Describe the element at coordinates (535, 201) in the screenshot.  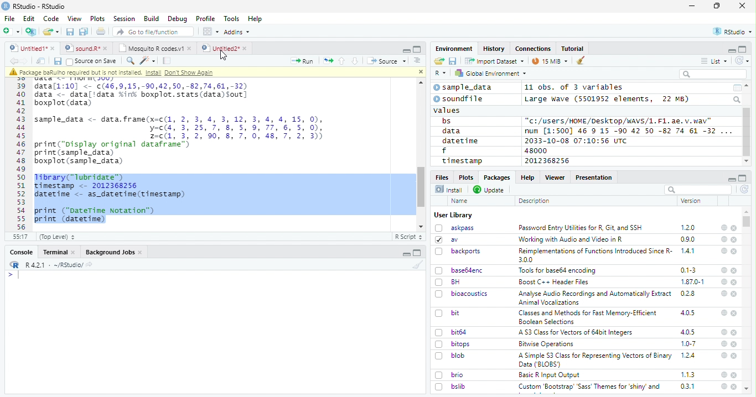
I see `Description` at that location.